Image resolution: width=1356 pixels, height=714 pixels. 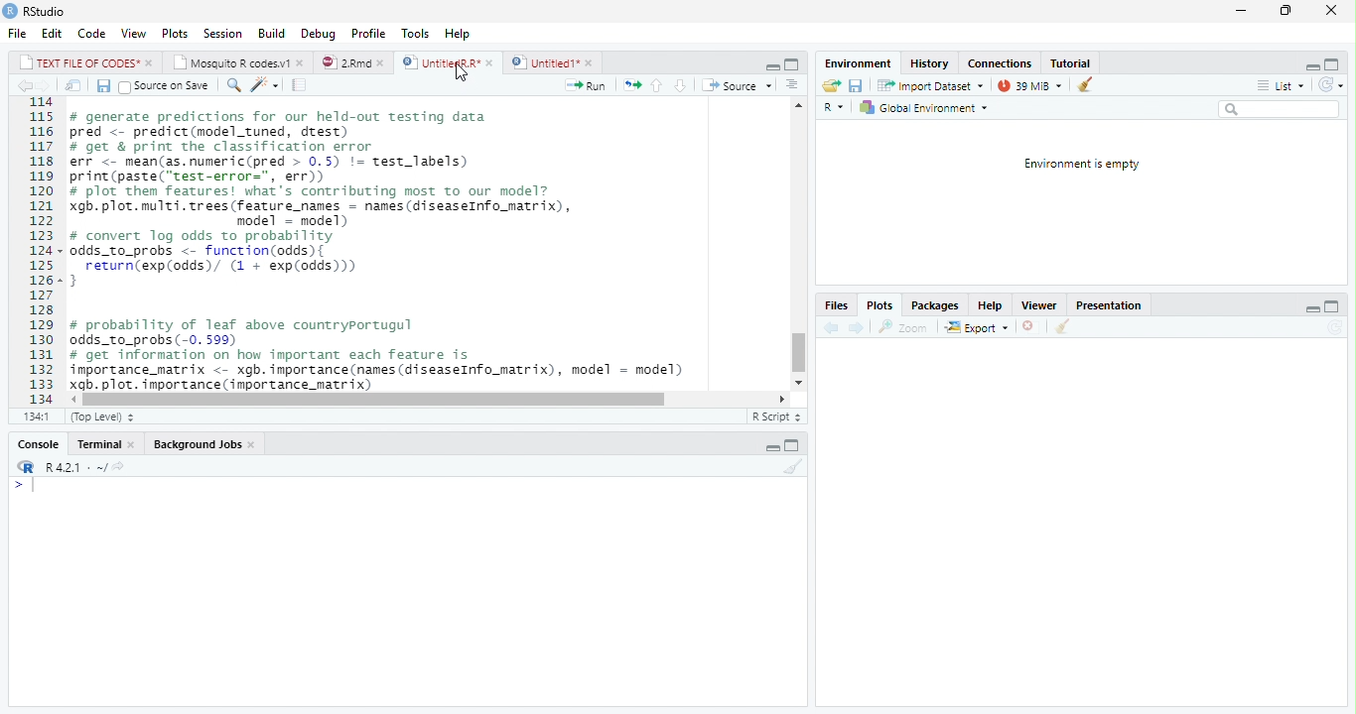 I want to click on Save, so click(x=857, y=84).